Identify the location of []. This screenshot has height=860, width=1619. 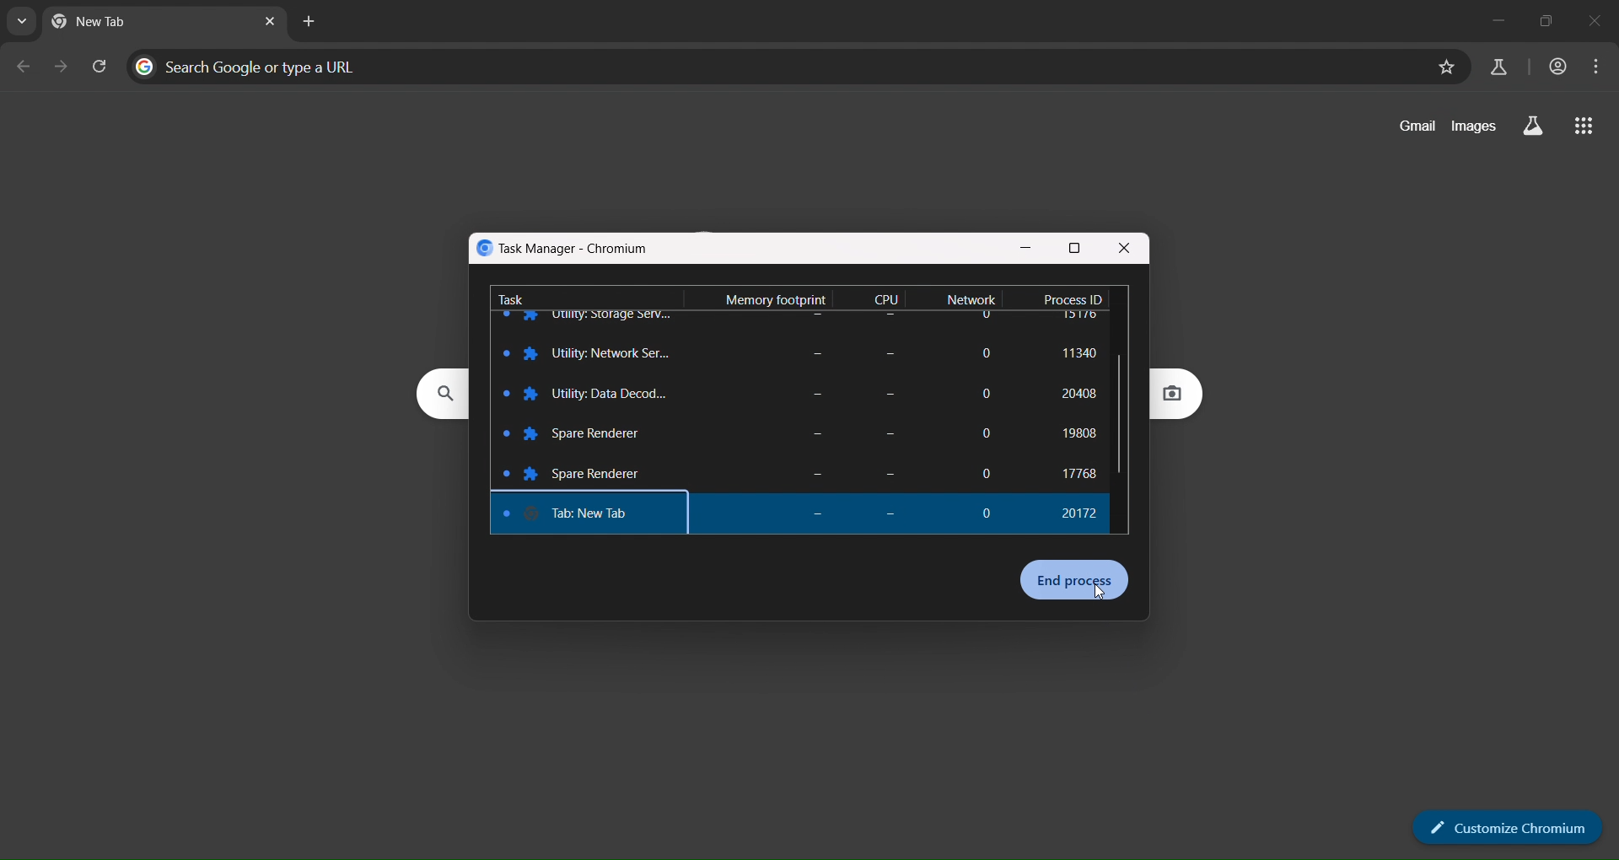
(983, 433).